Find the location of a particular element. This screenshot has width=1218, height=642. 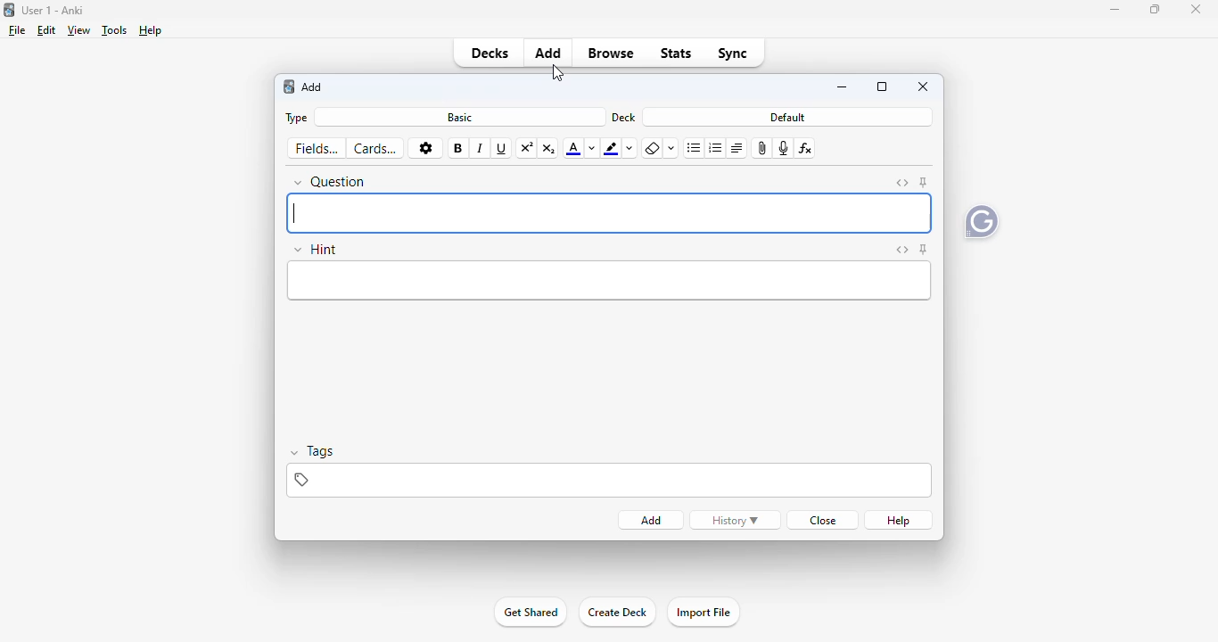

alignment is located at coordinates (737, 148).